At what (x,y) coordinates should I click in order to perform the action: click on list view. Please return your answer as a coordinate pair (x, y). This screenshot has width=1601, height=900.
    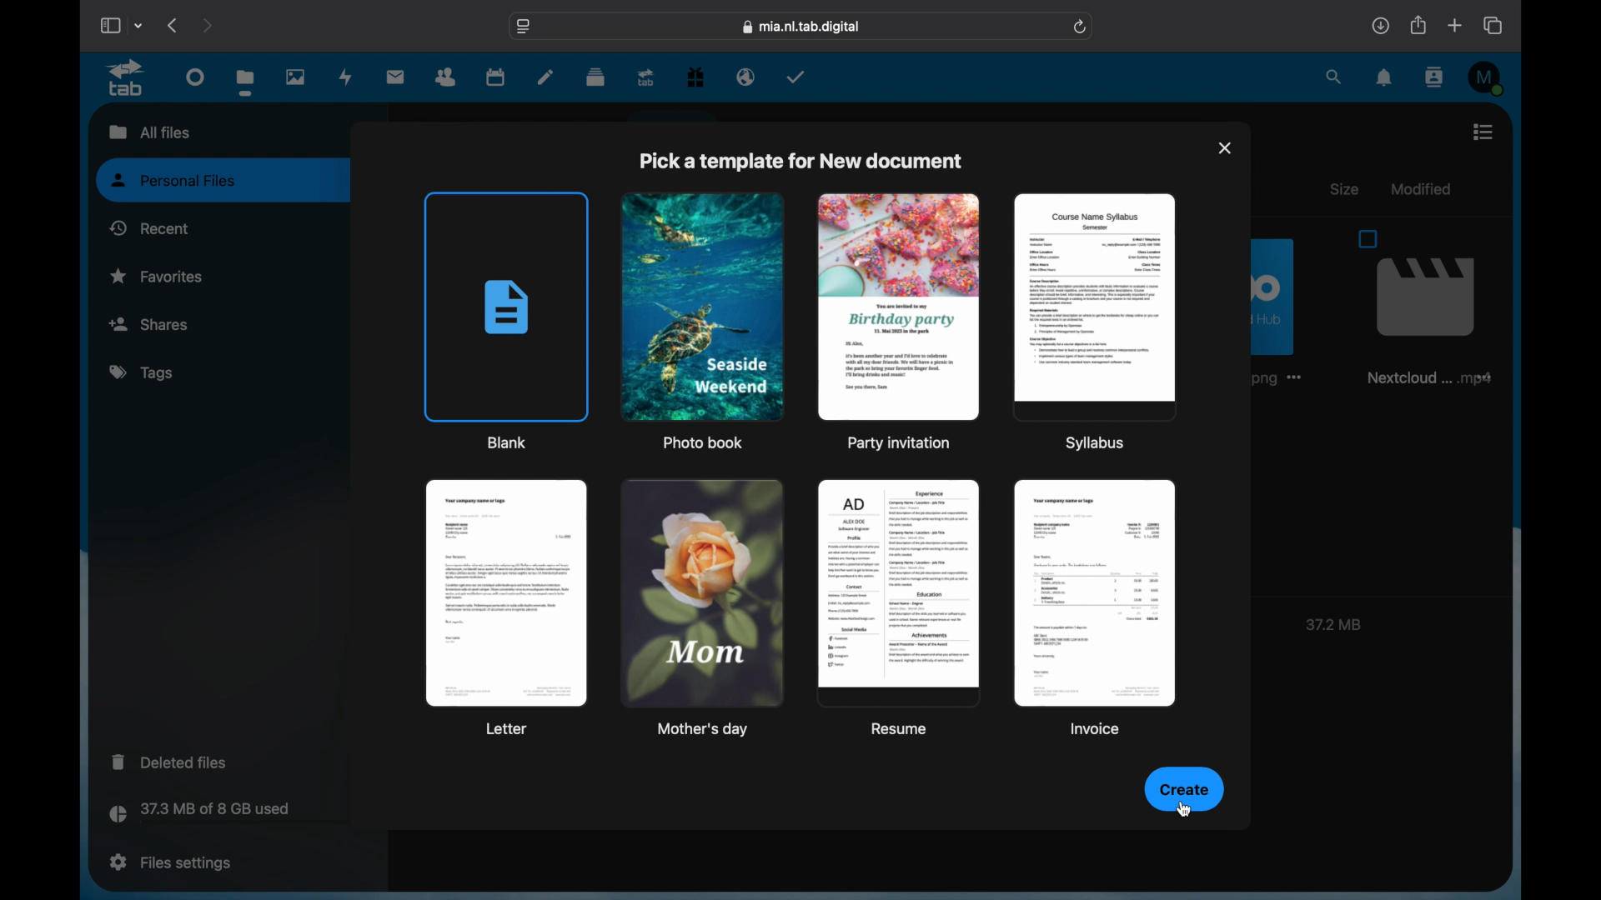
    Looking at the image, I should click on (1483, 132).